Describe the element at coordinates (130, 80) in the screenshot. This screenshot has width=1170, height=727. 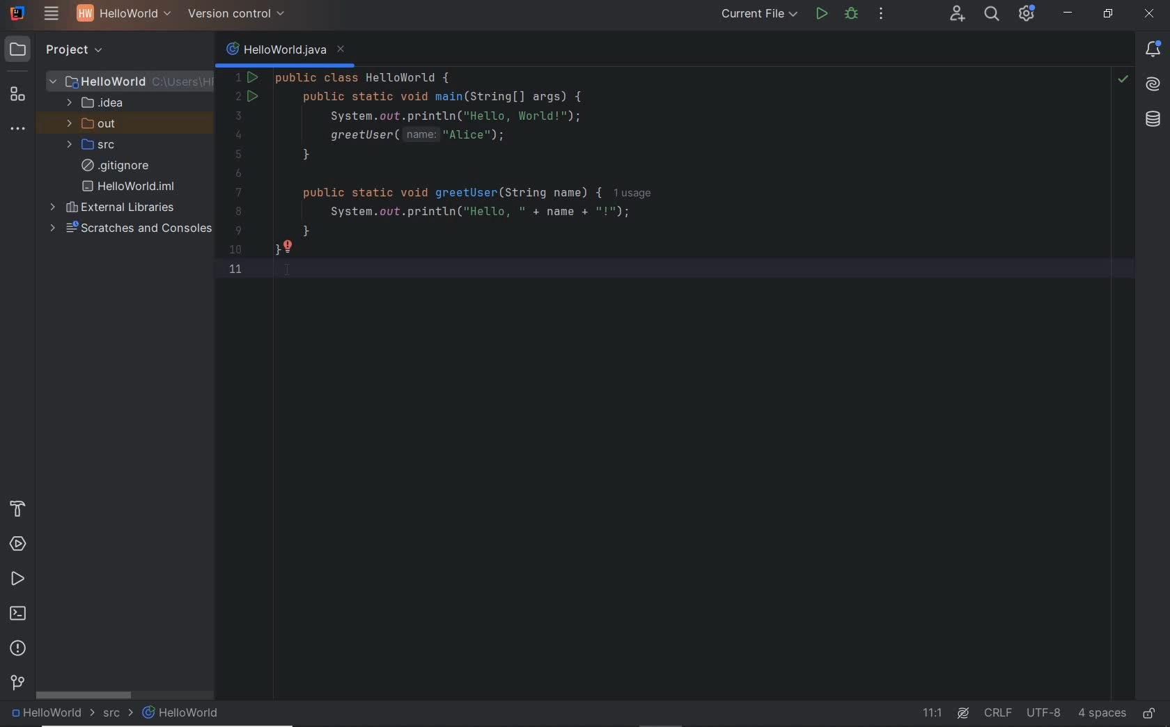
I see `HelloWorld(project folder)` at that location.